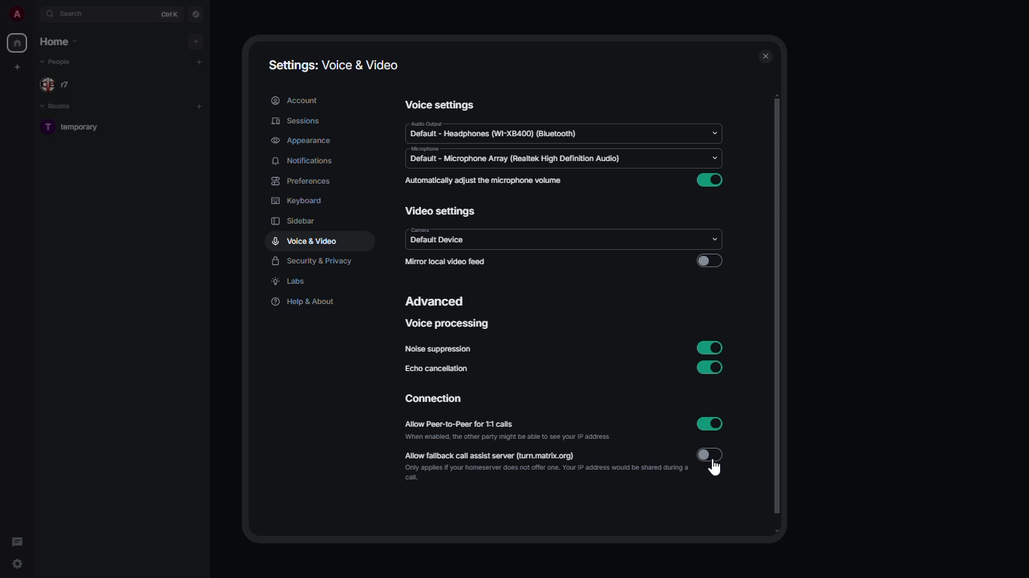 This screenshot has height=578, width=1029. What do you see at coordinates (295, 199) in the screenshot?
I see `keyboard` at bounding box center [295, 199].